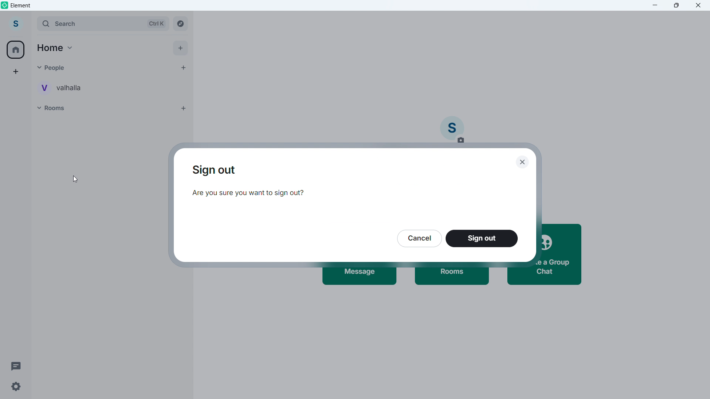 The image size is (710, 399). Describe the element at coordinates (182, 67) in the screenshot. I see `Start chat ` at that location.